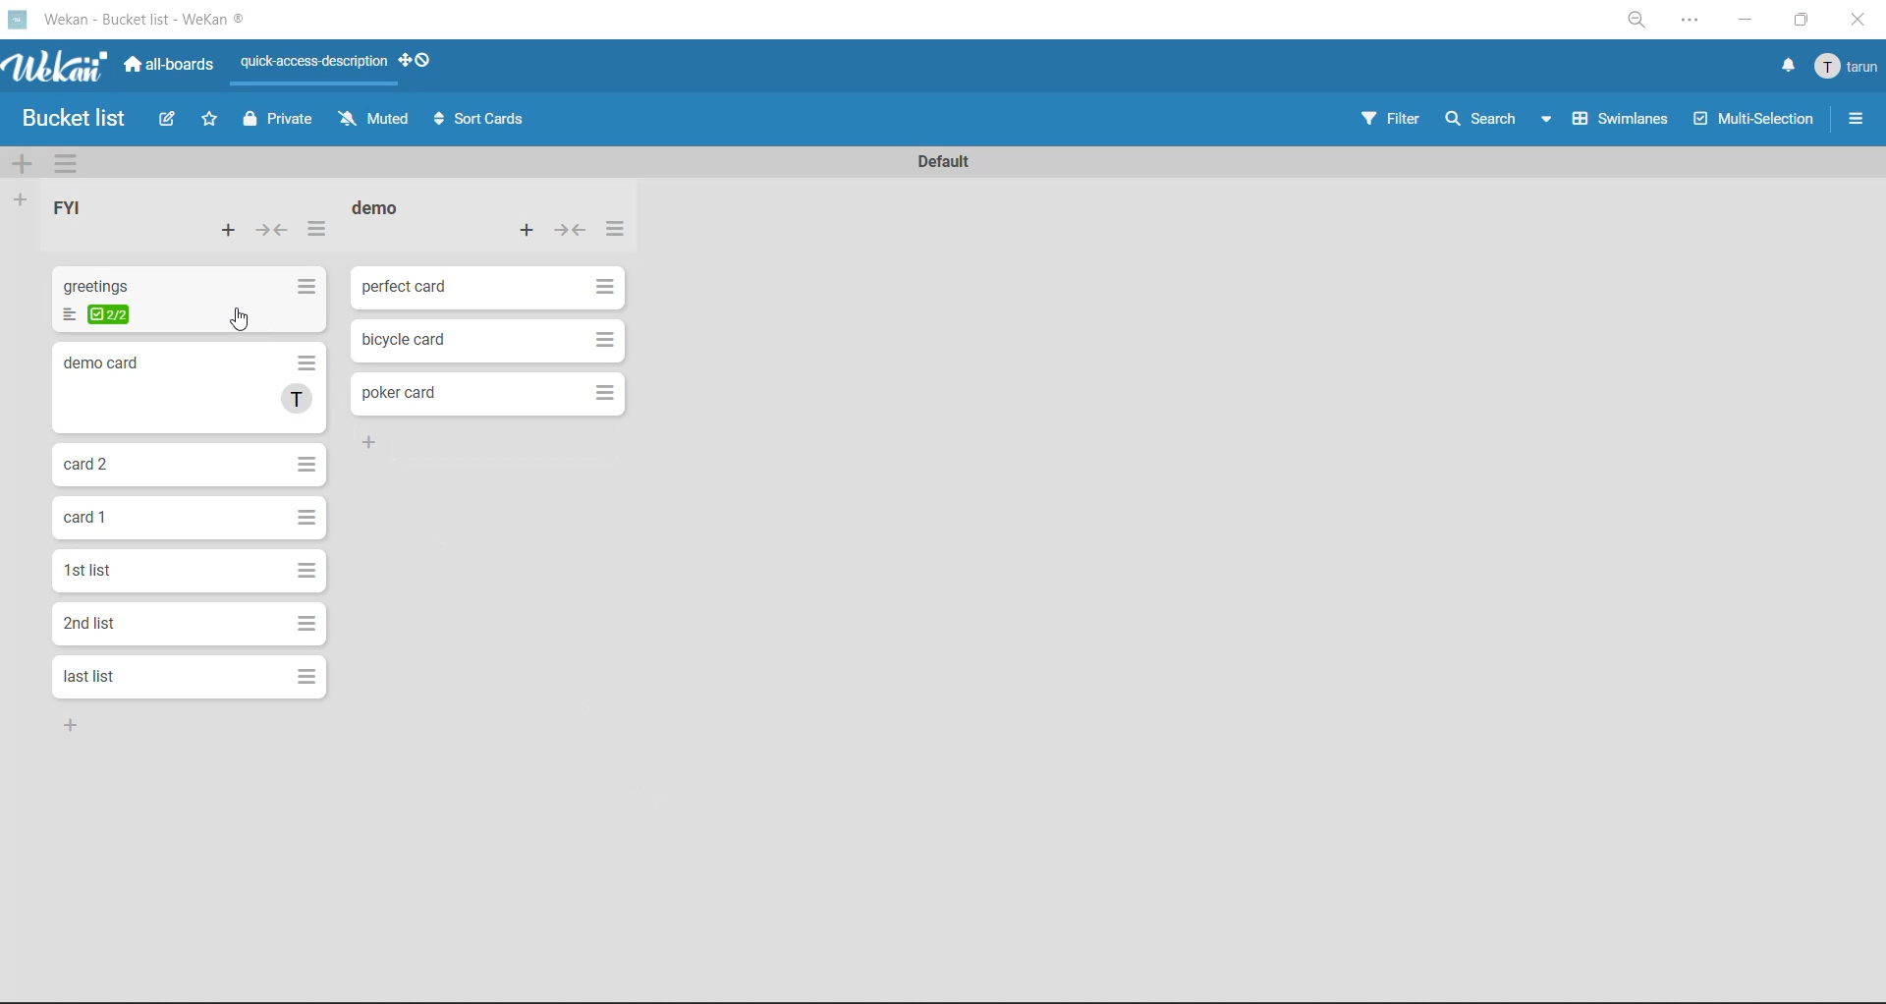  I want to click on swimlane actions, so click(74, 163).